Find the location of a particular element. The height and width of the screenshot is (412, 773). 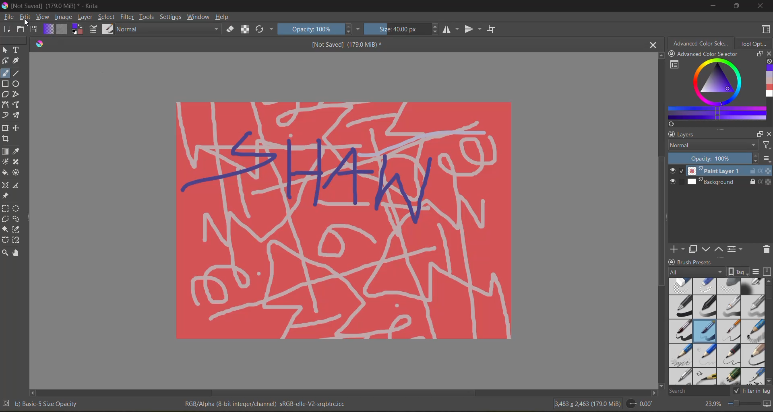

layers is located at coordinates (686, 134).